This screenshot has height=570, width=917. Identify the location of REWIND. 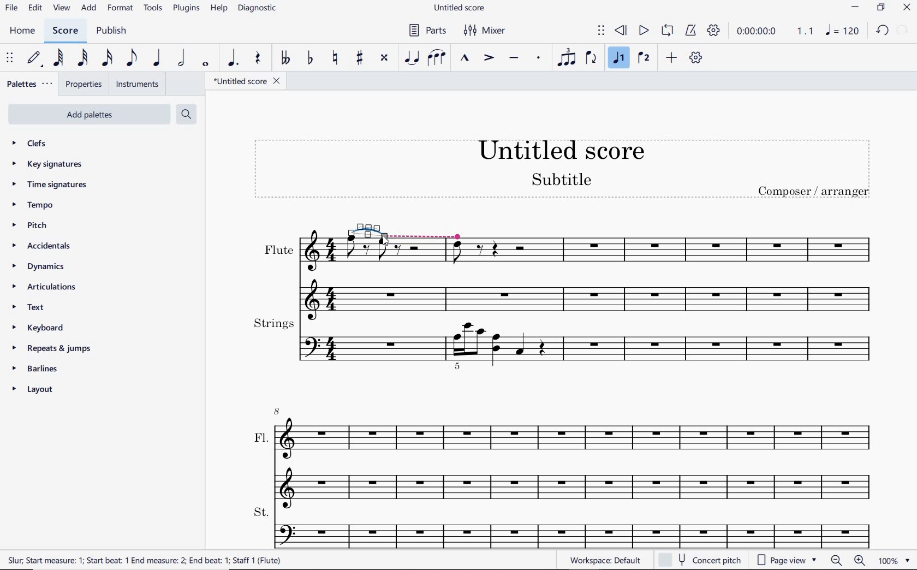
(621, 30).